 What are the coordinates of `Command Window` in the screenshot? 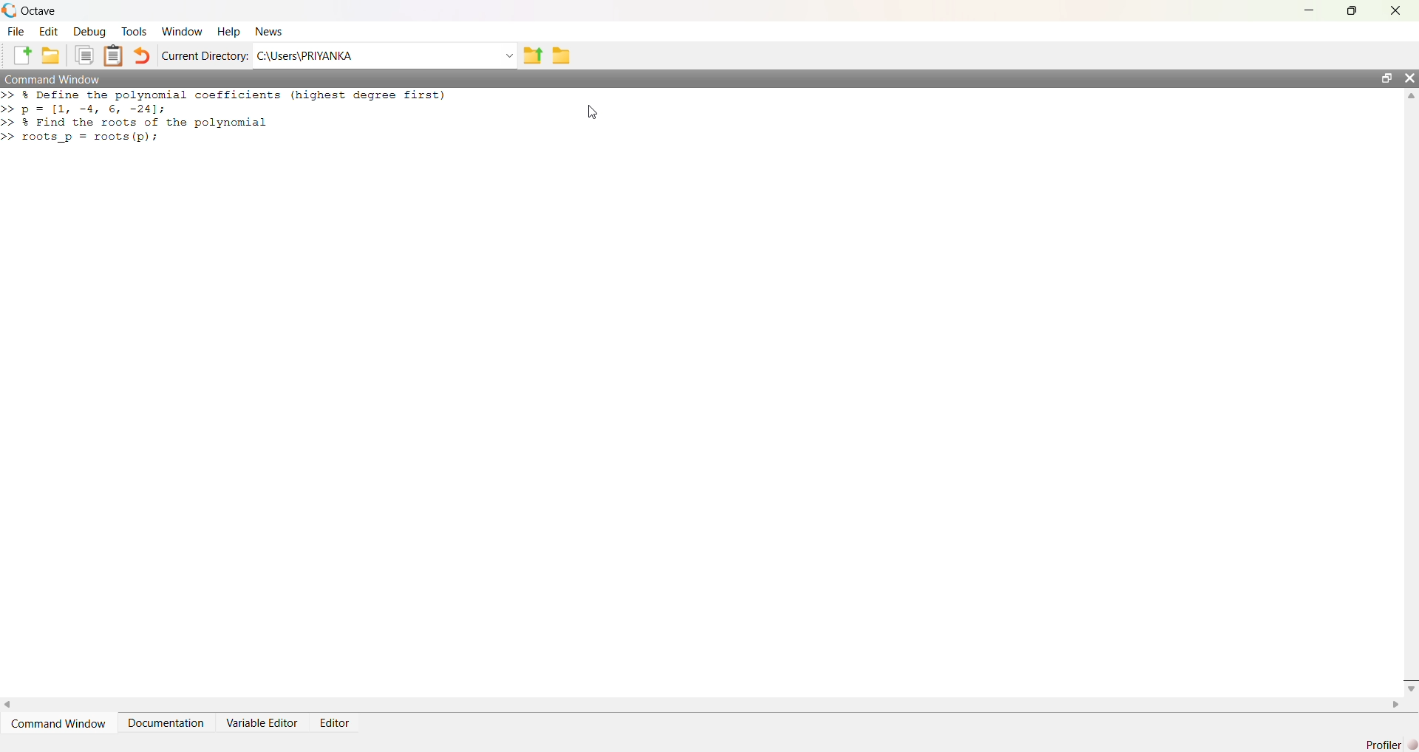 It's located at (686, 78).